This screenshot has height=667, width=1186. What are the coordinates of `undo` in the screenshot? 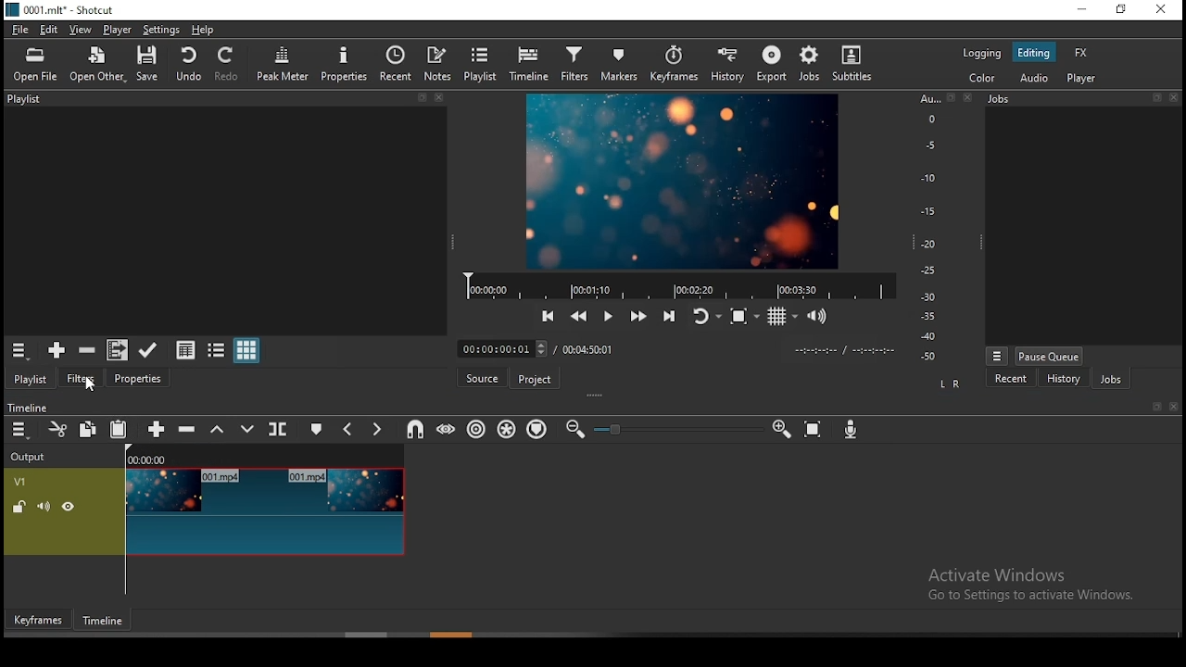 It's located at (188, 65).